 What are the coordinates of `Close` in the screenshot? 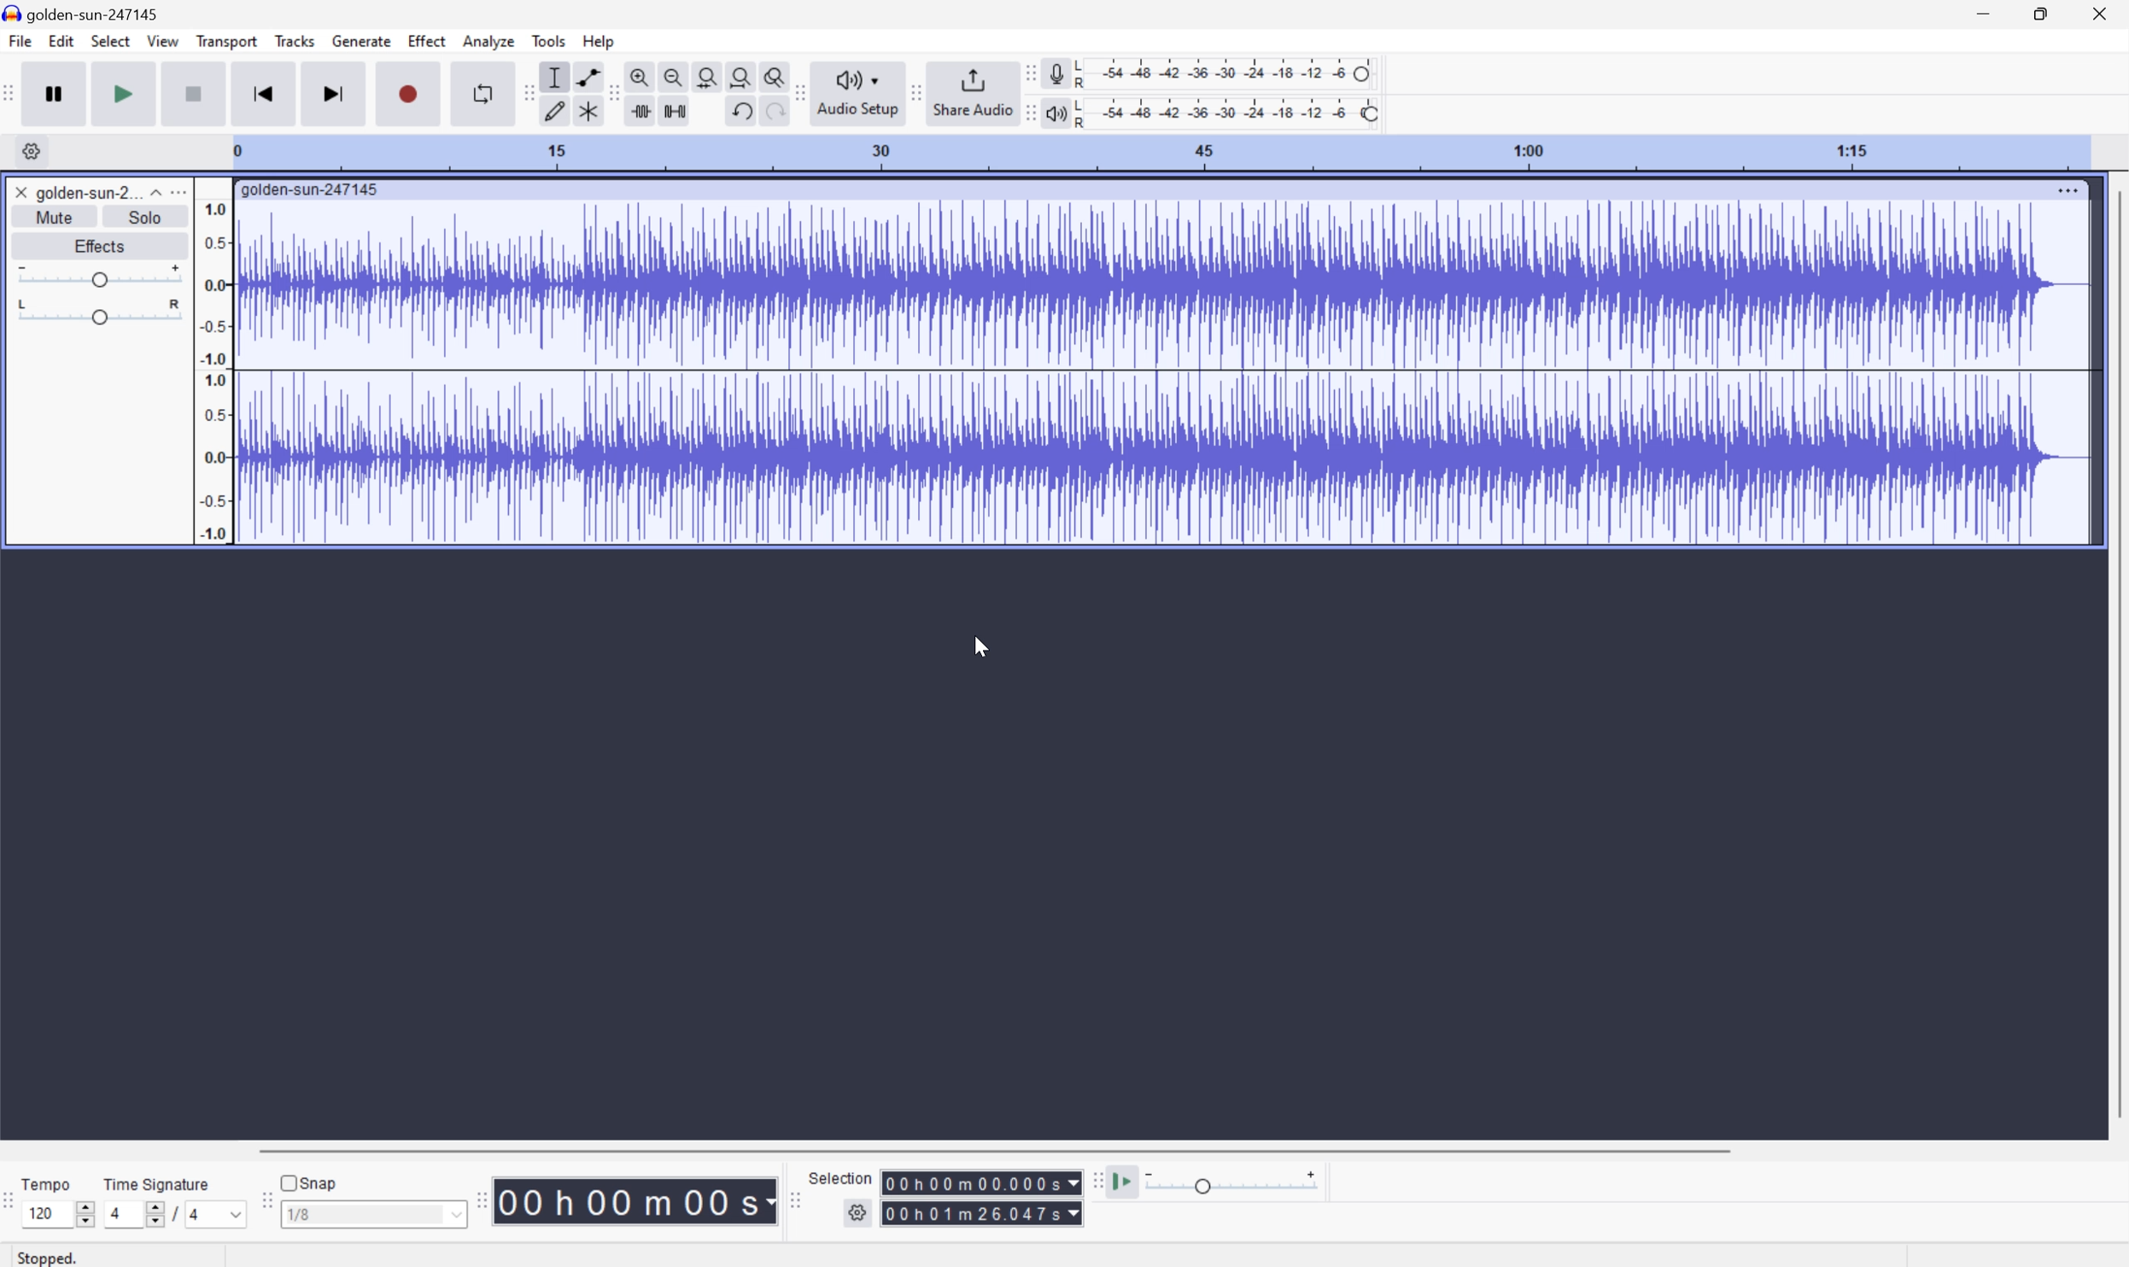 It's located at (20, 192).